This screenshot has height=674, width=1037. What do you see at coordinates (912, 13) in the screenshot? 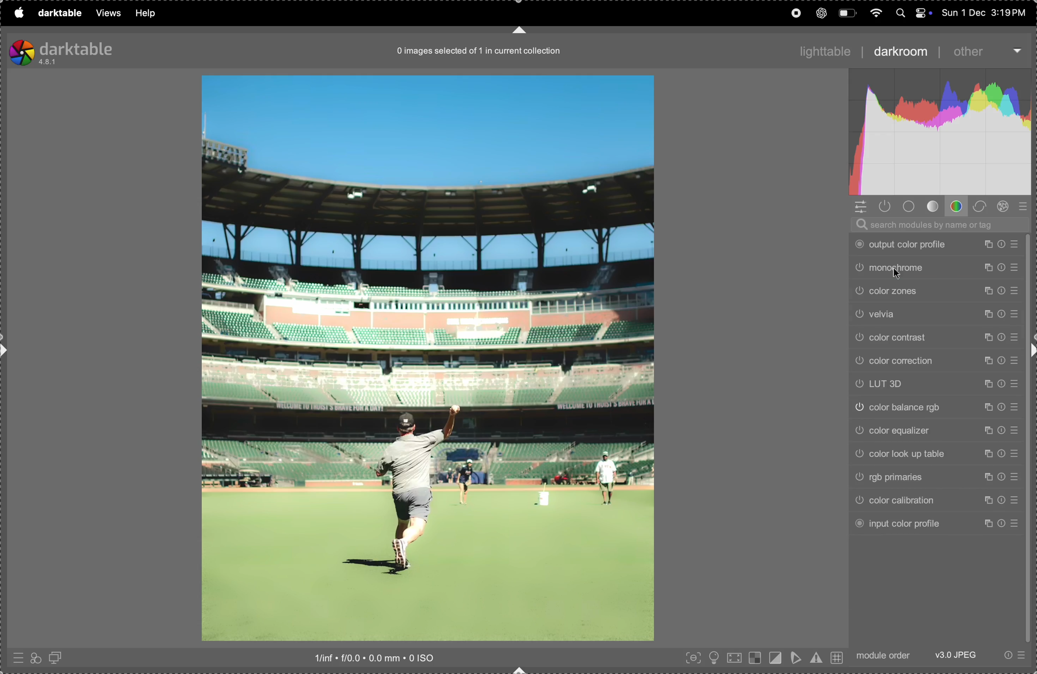
I see `apple widgets` at bounding box center [912, 13].